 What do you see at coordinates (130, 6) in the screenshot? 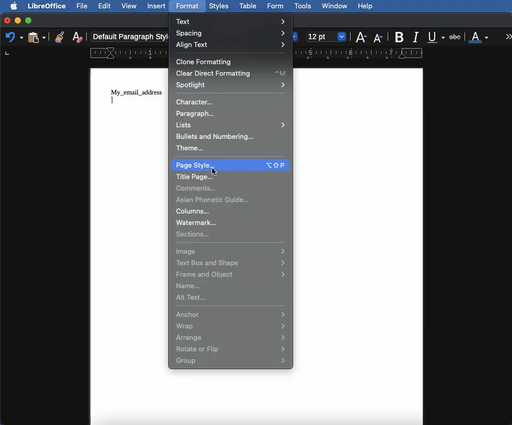
I see `View` at bounding box center [130, 6].